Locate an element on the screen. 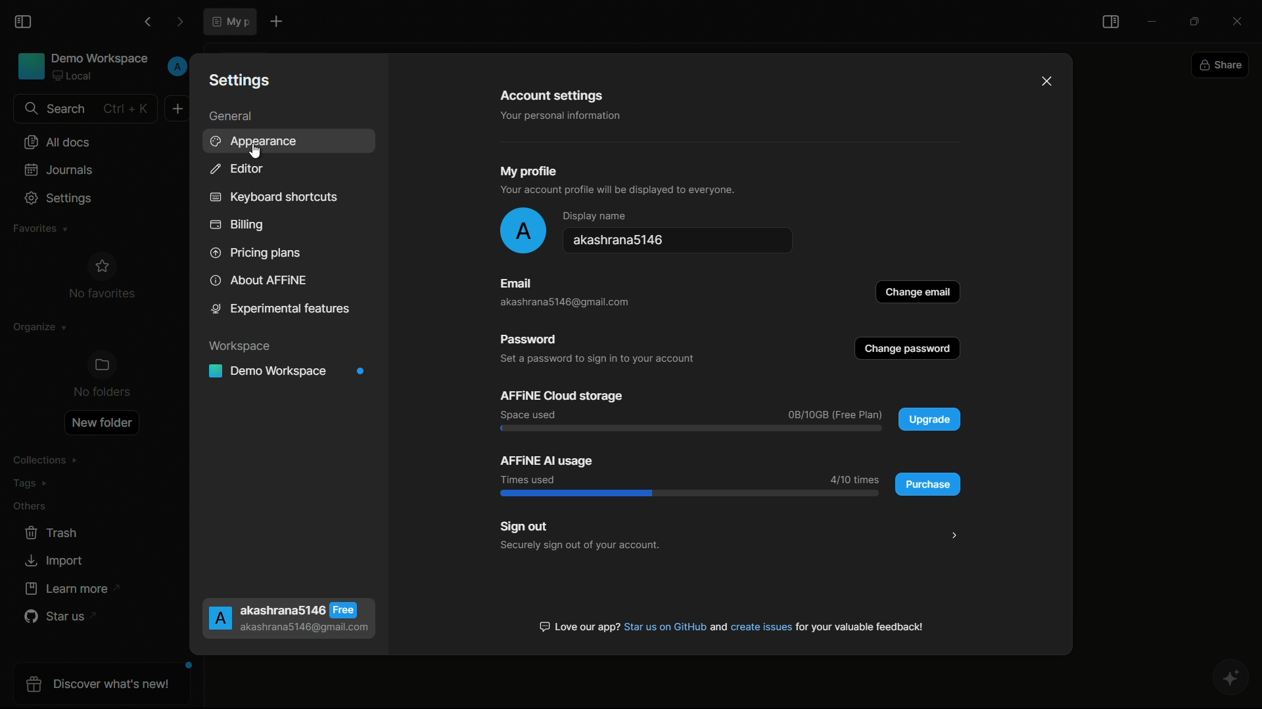 Image resolution: width=1262 pixels, height=709 pixels. toggle sidebar is located at coordinates (1111, 23).